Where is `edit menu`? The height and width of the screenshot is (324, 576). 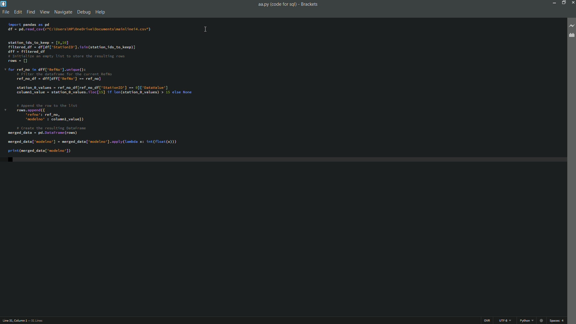 edit menu is located at coordinates (18, 12).